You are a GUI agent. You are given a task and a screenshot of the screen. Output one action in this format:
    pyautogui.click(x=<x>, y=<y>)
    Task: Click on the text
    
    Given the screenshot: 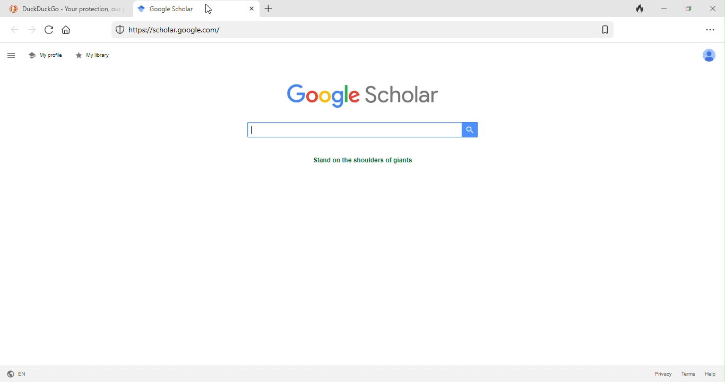 What is the action you would take?
    pyautogui.click(x=368, y=162)
    